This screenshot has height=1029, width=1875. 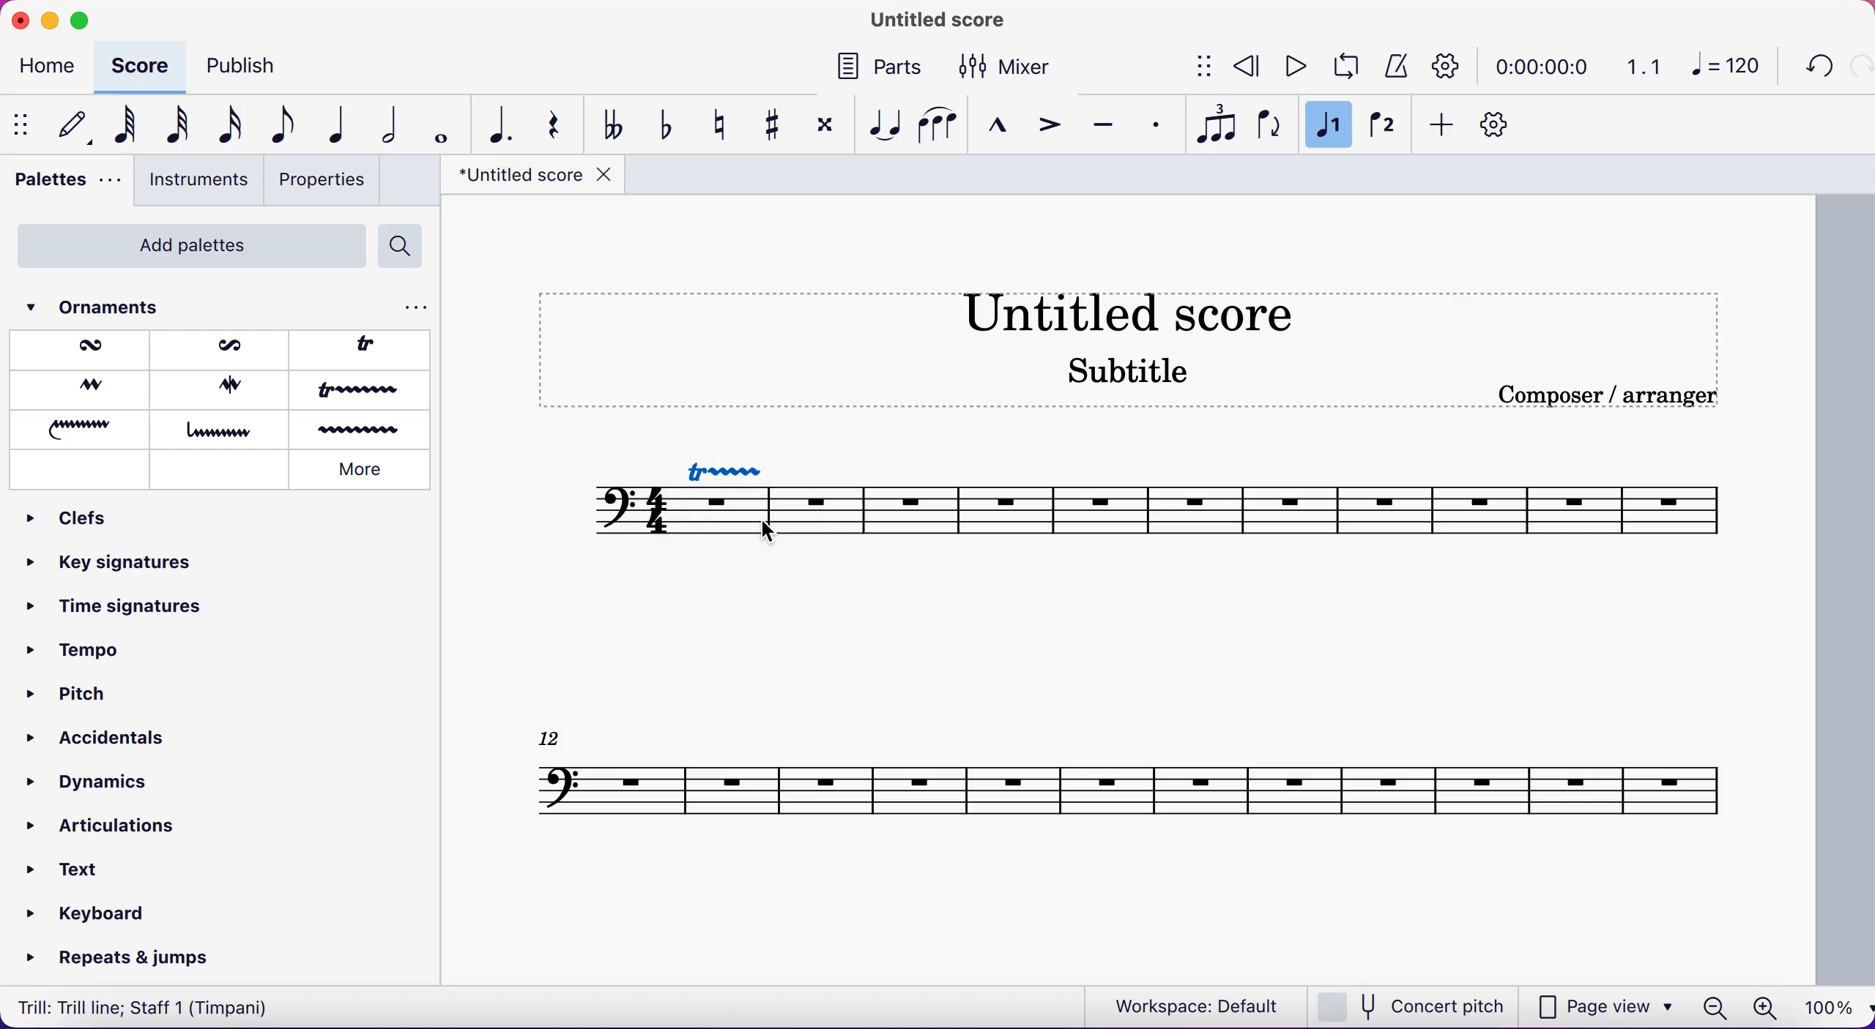 I want to click on playback loop, so click(x=1344, y=68).